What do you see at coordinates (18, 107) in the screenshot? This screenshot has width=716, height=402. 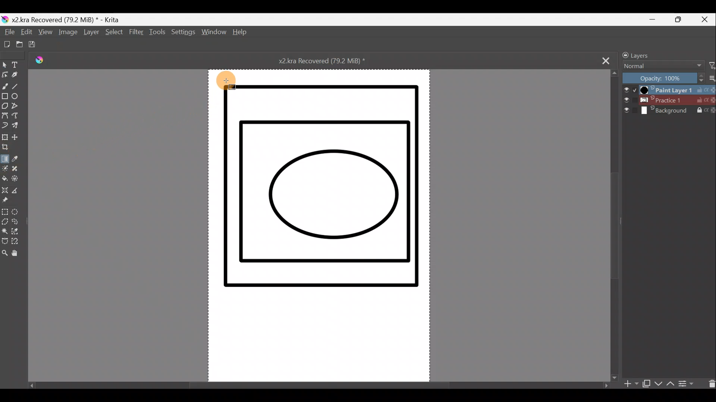 I see `Polyline tool` at bounding box center [18, 107].